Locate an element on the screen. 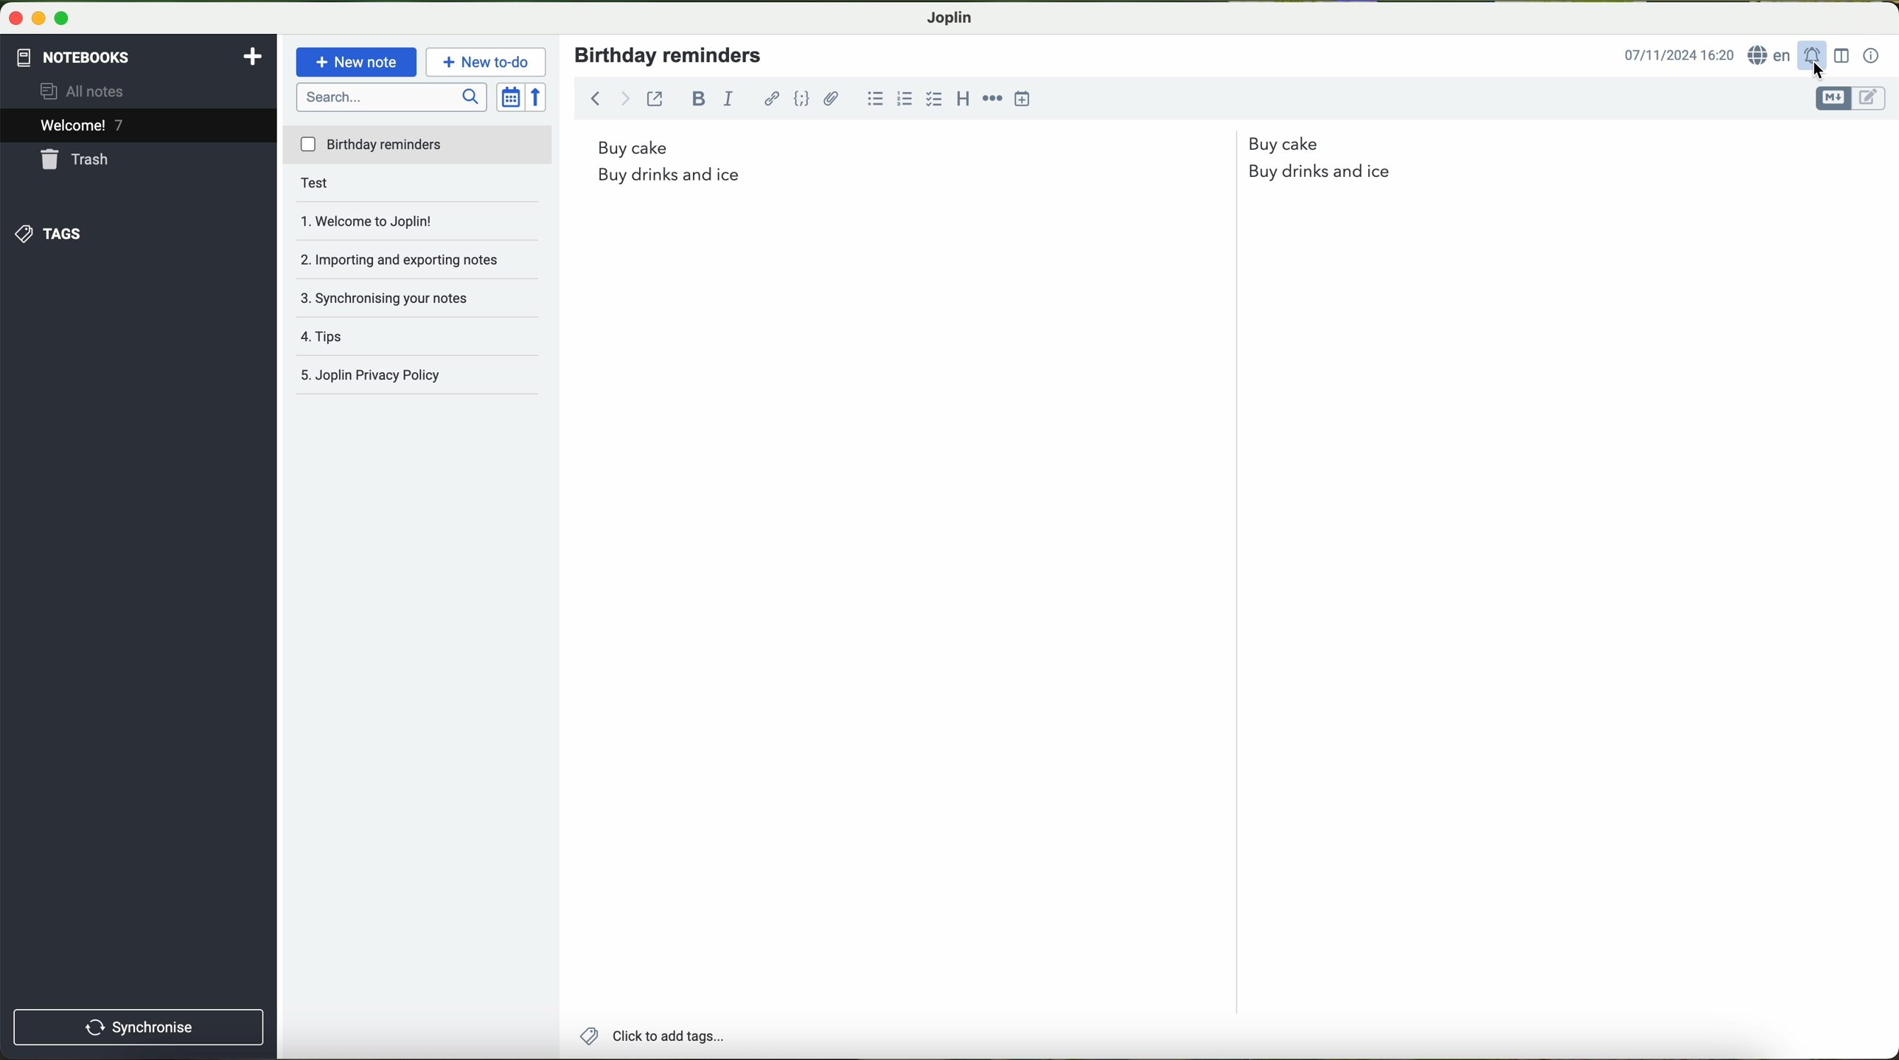  toggle editor layout is located at coordinates (1837, 54).